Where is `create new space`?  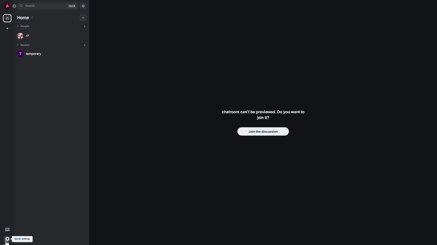 create new space is located at coordinates (7, 28).